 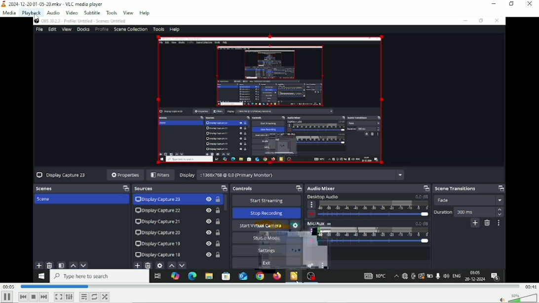 I want to click on Elapsed time, so click(x=9, y=286).